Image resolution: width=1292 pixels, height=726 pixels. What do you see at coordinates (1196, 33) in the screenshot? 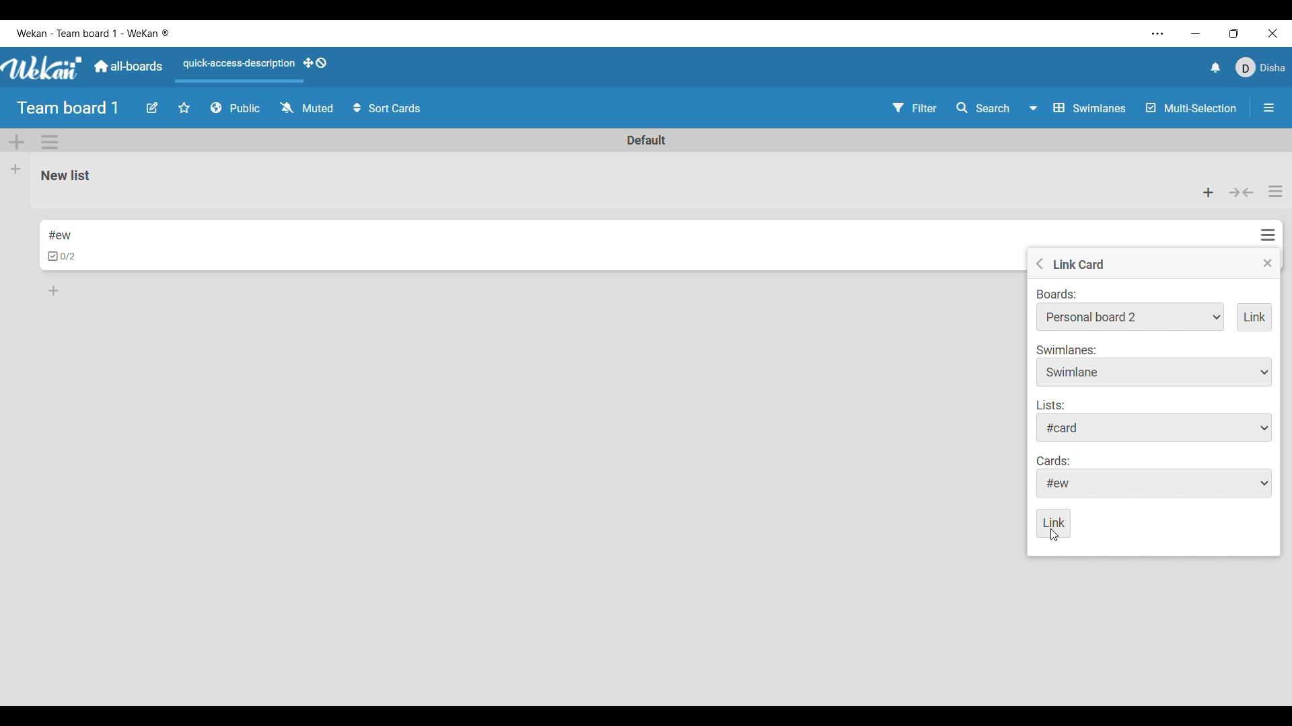
I see `Minimize` at bounding box center [1196, 33].